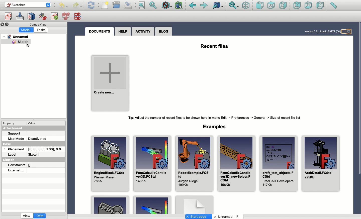 This screenshot has width=361, height=219. What do you see at coordinates (20, 17) in the screenshot?
I see `Edit sketch` at bounding box center [20, 17].